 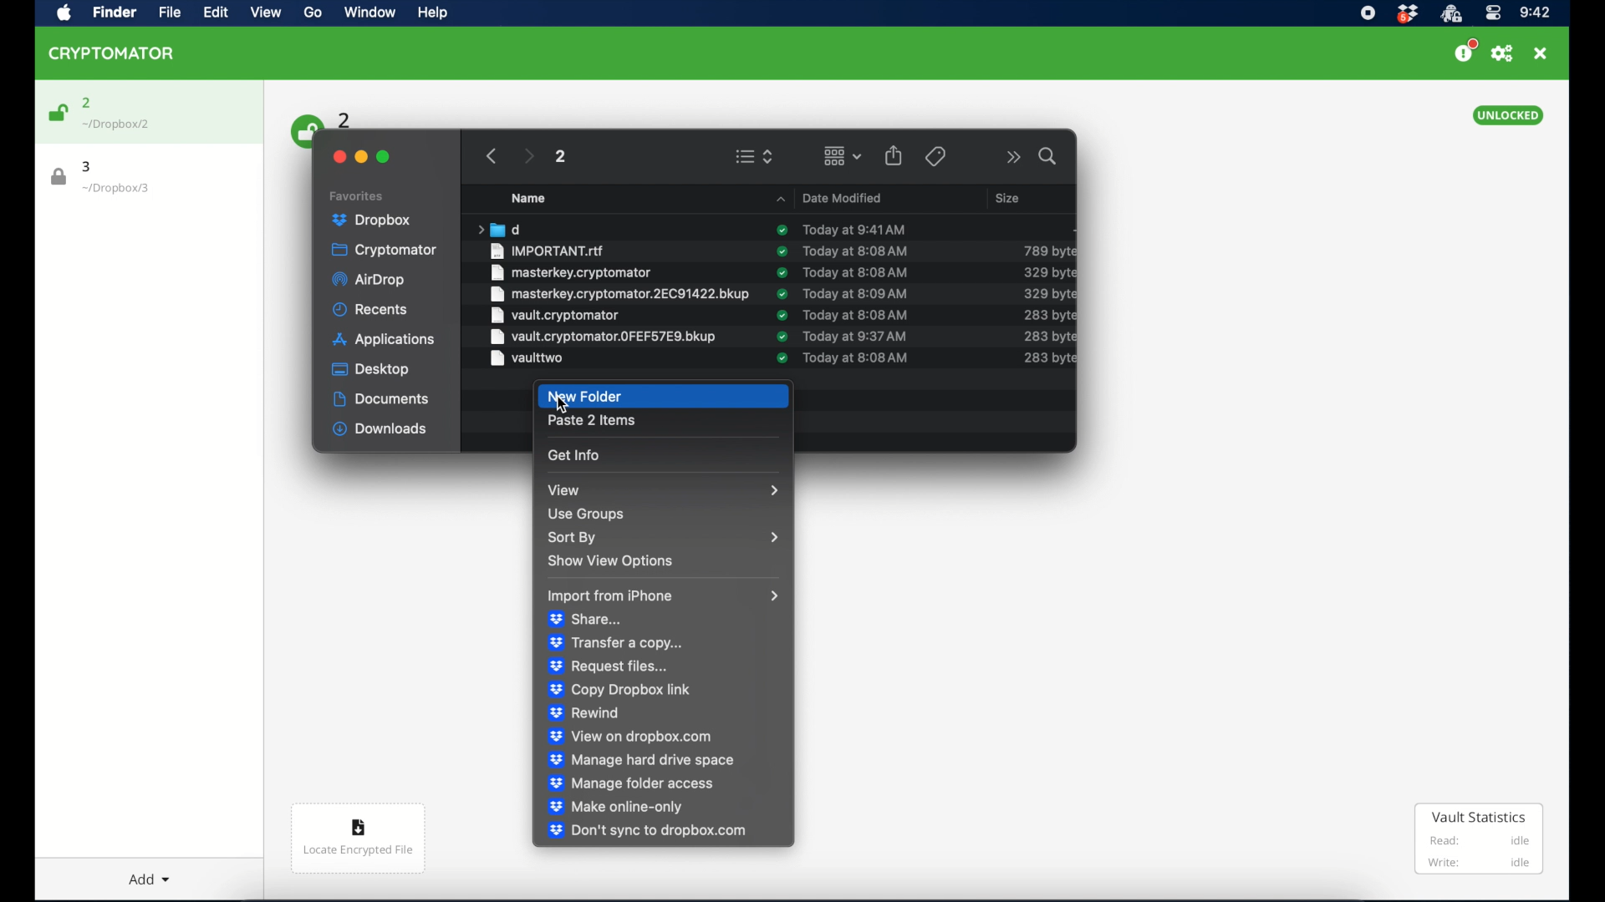 I want to click on date, so click(x=854, y=229).